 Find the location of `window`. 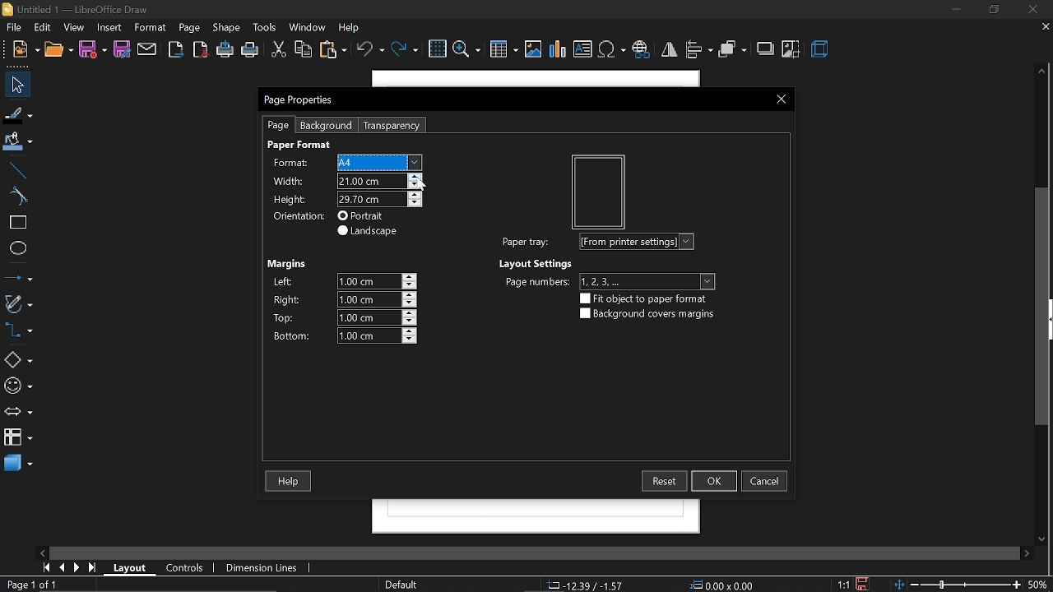

window is located at coordinates (306, 29).